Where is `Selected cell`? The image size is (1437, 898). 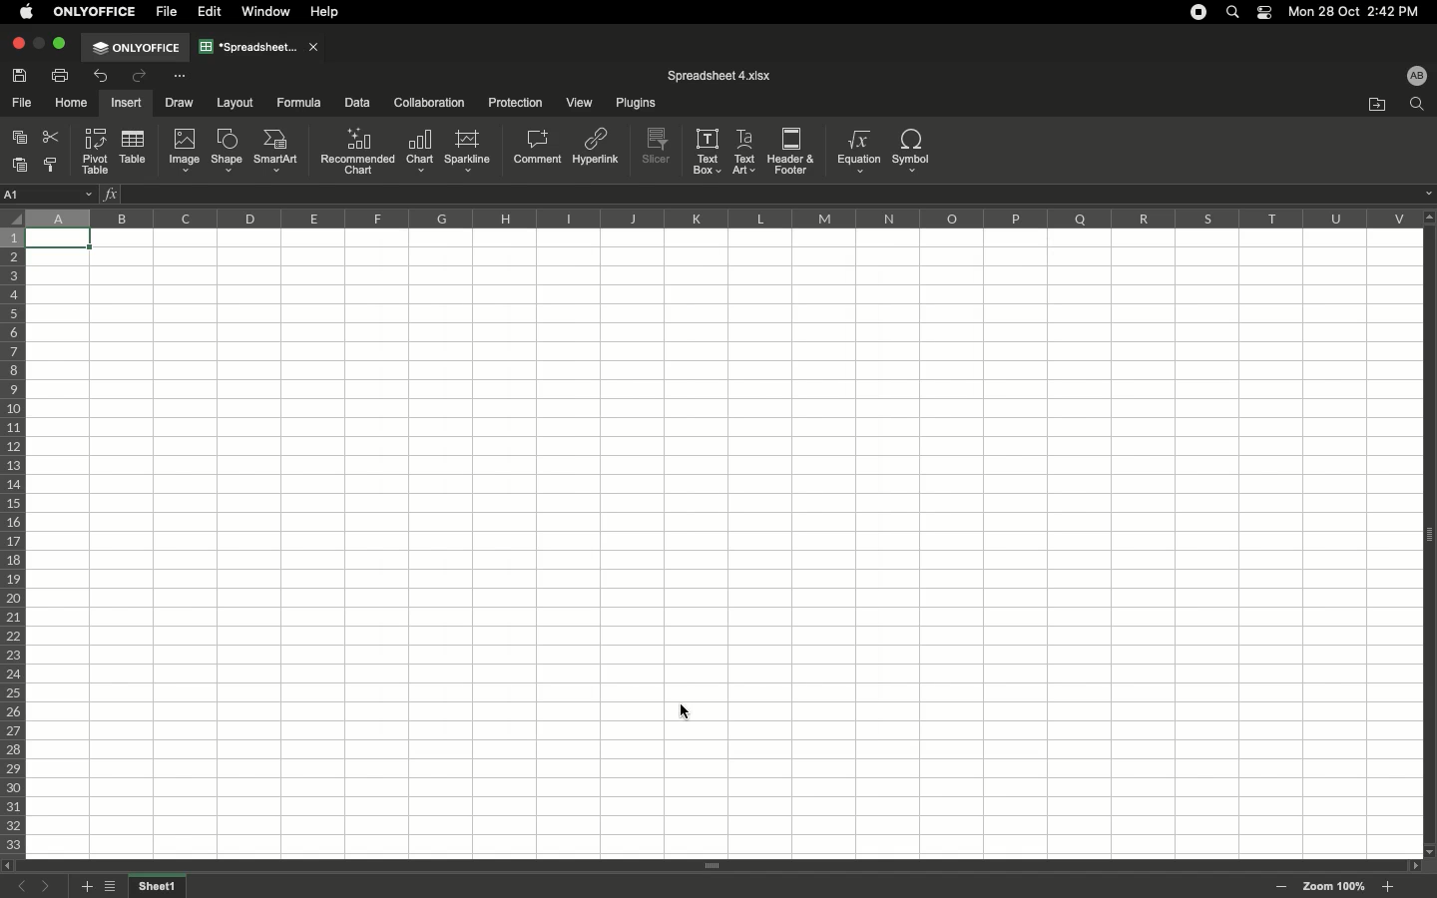
Selected cell is located at coordinates (60, 240).